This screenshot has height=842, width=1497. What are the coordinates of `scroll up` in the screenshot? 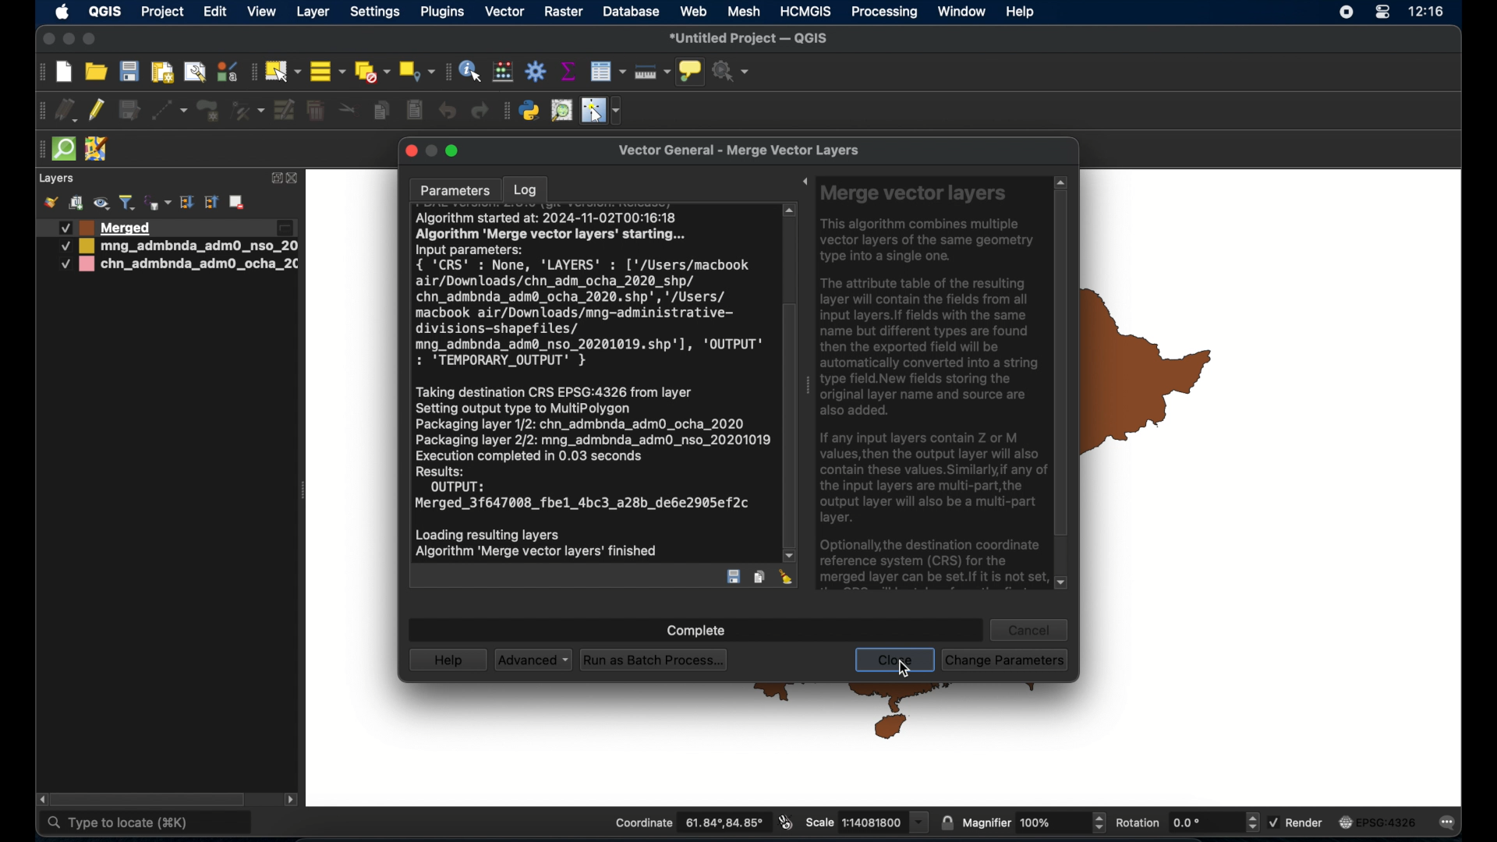 It's located at (791, 210).